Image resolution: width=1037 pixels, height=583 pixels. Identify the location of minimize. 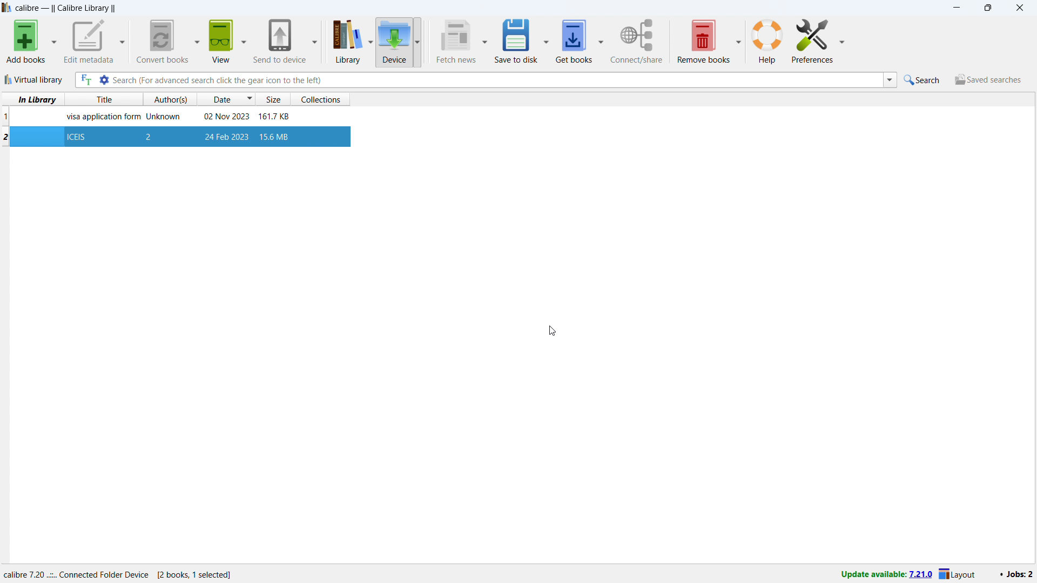
(956, 8).